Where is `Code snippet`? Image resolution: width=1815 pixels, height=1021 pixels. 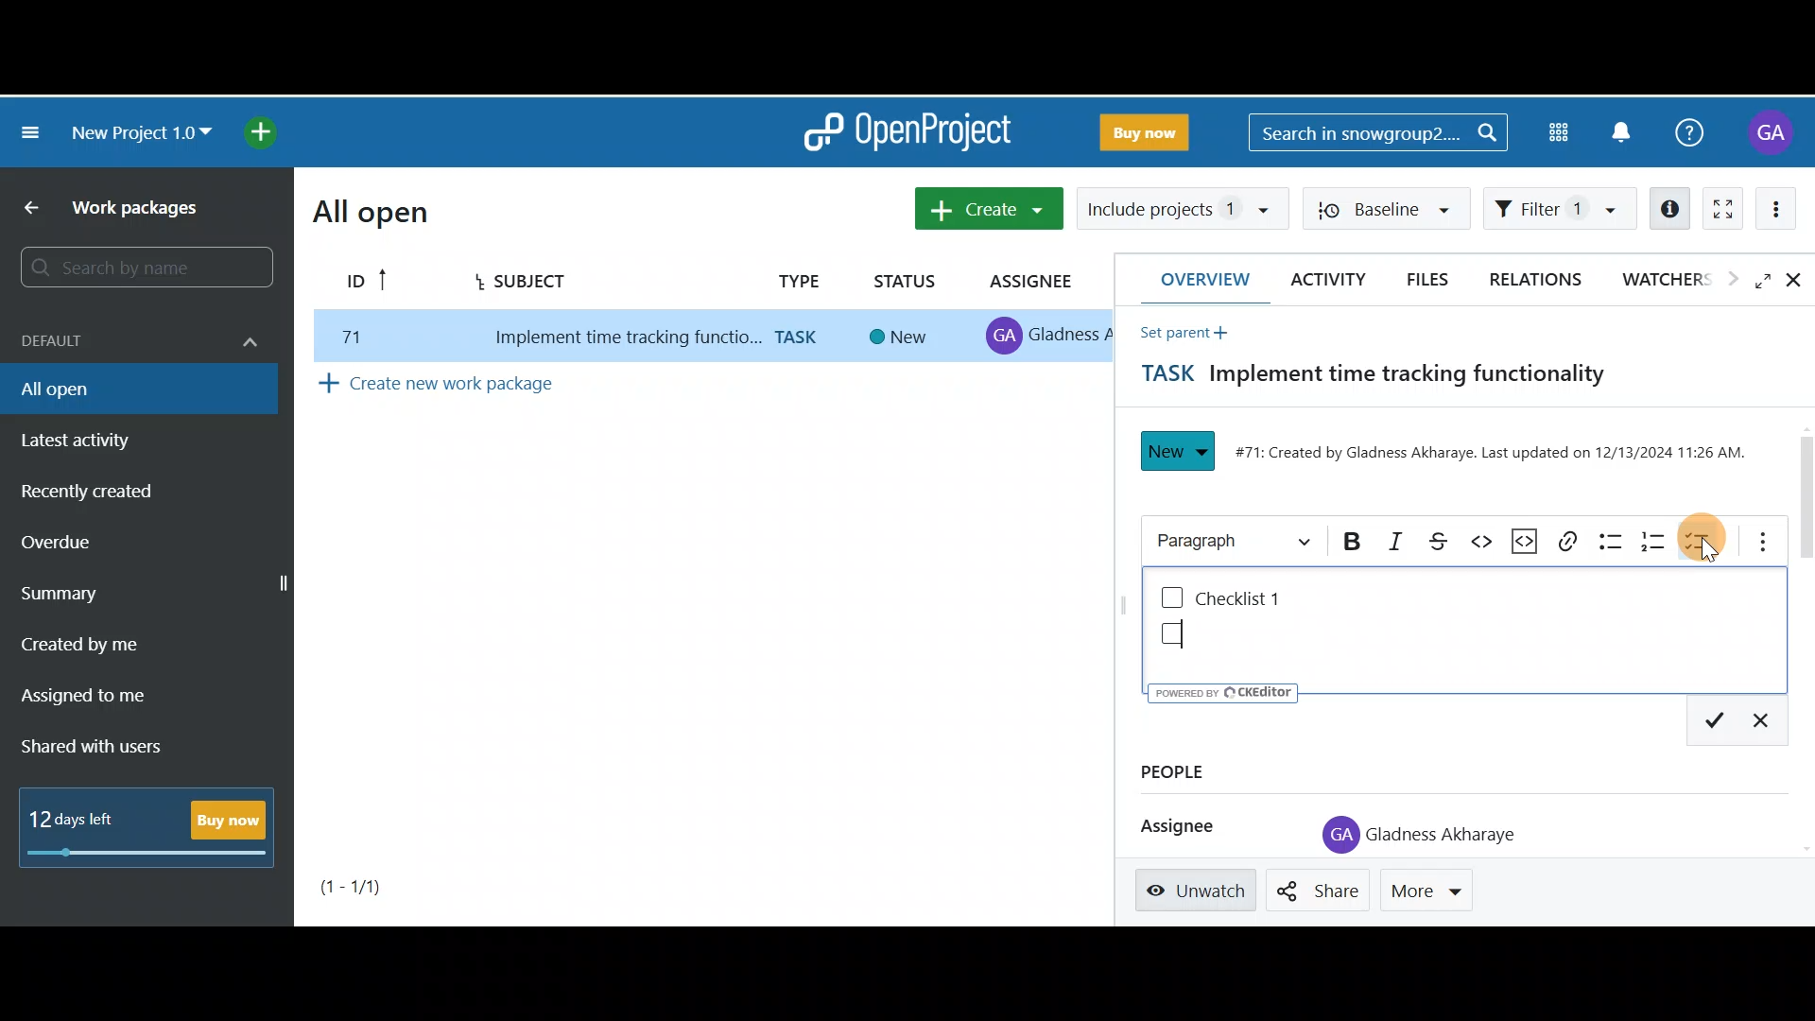 Code snippet is located at coordinates (1530, 539).